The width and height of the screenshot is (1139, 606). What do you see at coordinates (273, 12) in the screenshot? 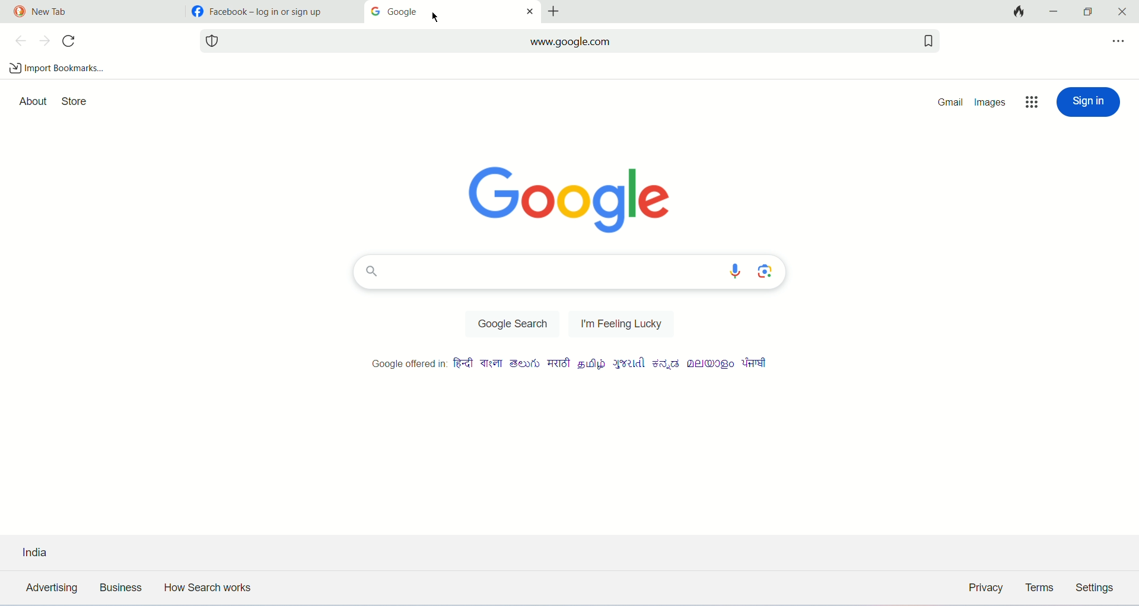
I see `tab2` at bounding box center [273, 12].